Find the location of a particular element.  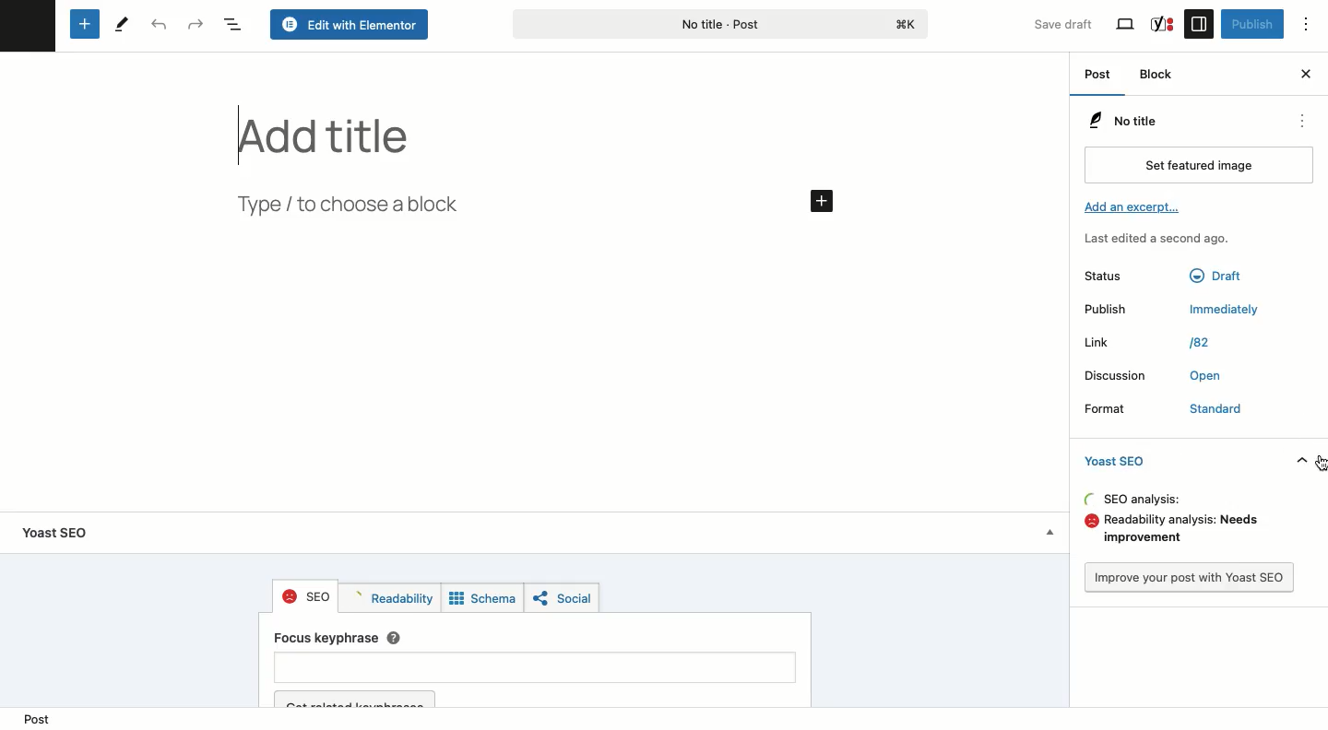

Tools is located at coordinates (123, 23).